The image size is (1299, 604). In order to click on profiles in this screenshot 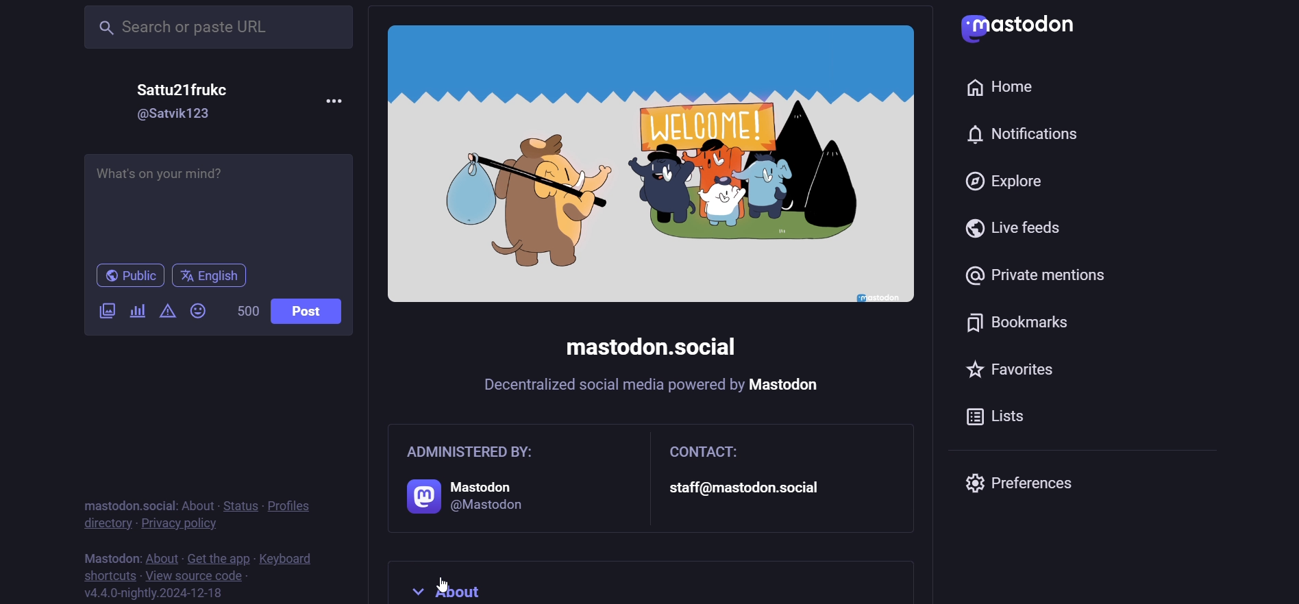, I will do `click(293, 504)`.